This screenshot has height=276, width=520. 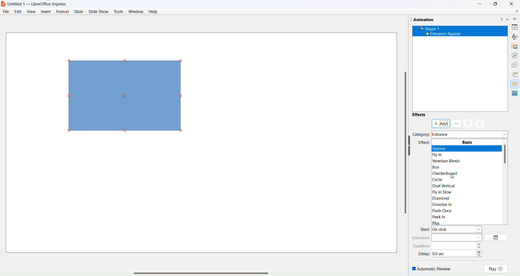 I want to click on direction, so click(x=420, y=238).